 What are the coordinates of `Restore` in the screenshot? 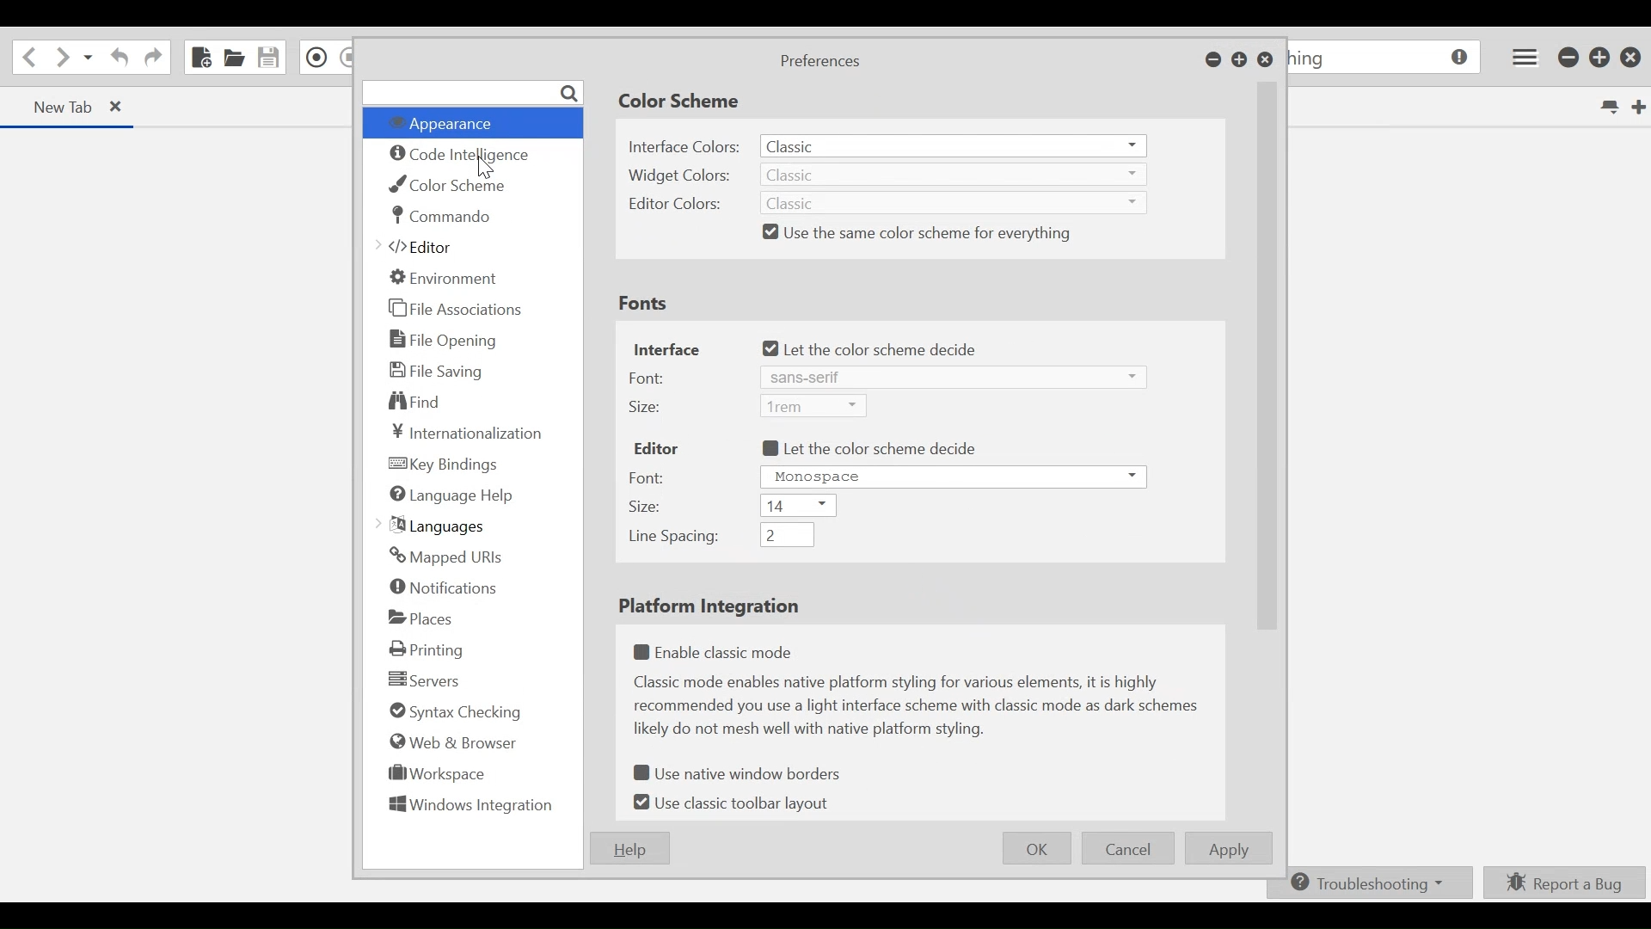 It's located at (1240, 61).